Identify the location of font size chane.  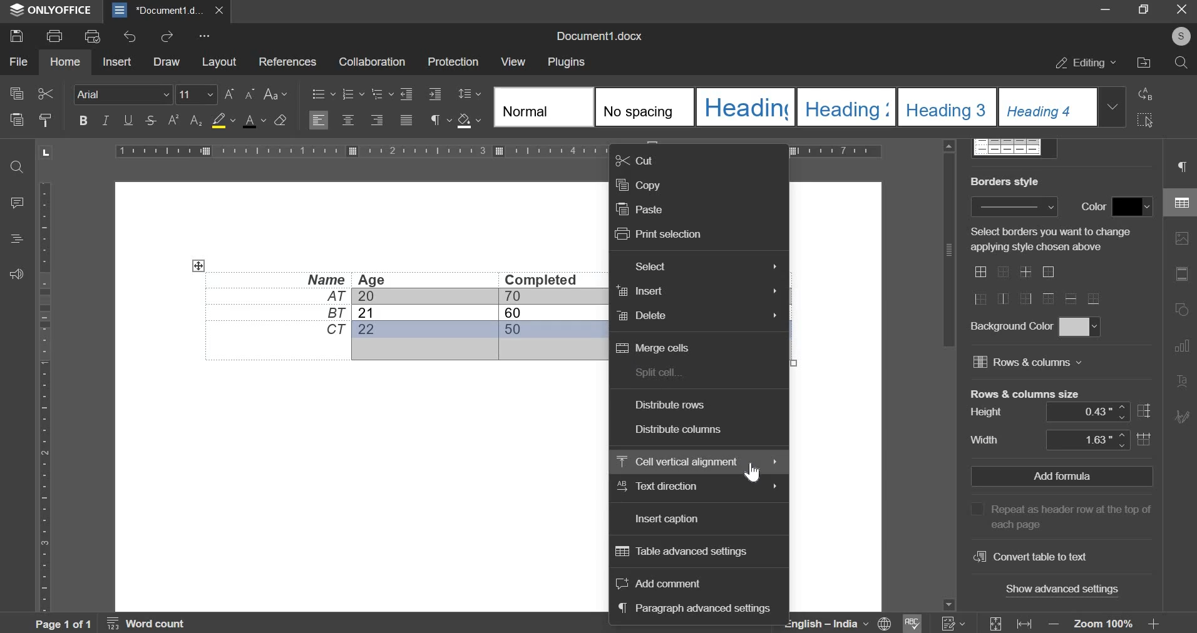
(238, 92).